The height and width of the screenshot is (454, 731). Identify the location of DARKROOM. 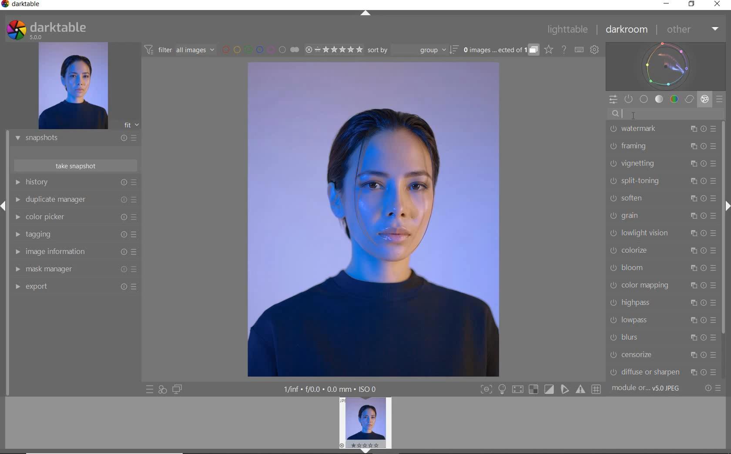
(627, 30).